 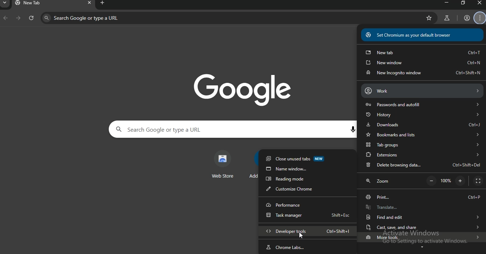 What do you see at coordinates (423, 125) in the screenshot?
I see `downloads` at bounding box center [423, 125].